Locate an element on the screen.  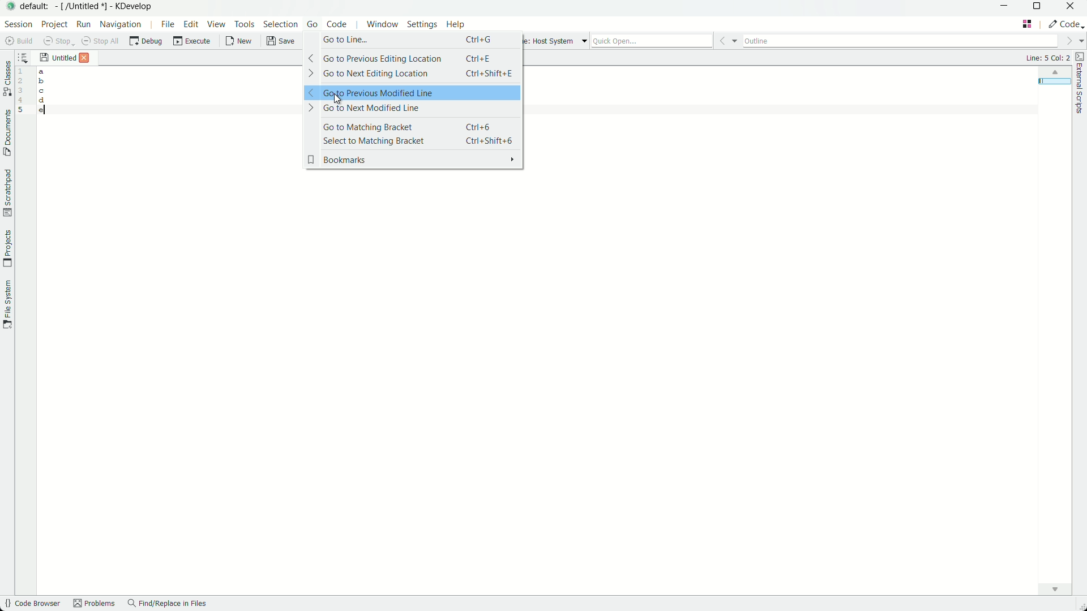
file system is located at coordinates (7, 307).